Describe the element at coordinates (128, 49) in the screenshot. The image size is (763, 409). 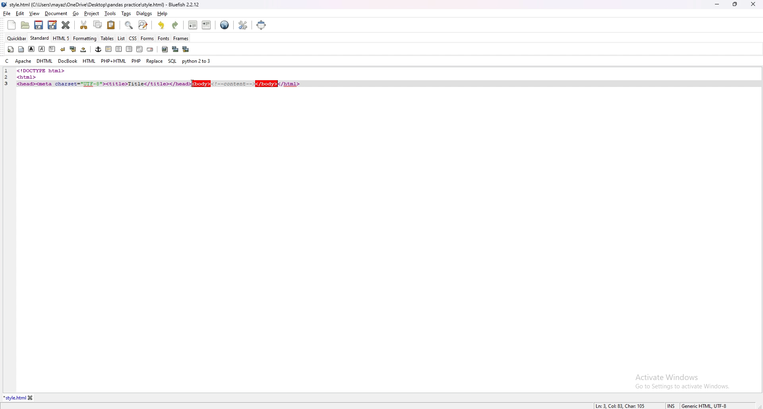
I see `right indent` at that location.